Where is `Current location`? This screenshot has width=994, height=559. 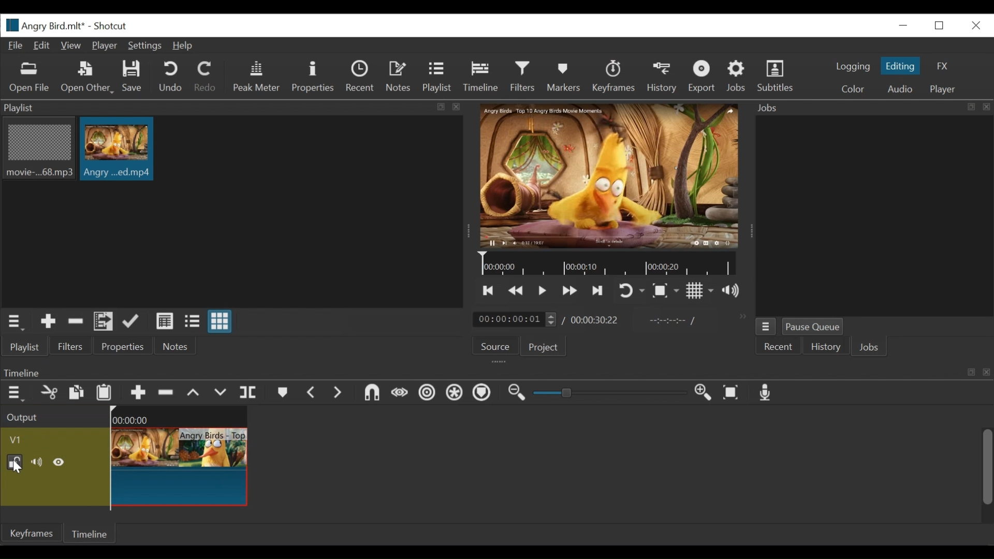 Current location is located at coordinates (516, 319).